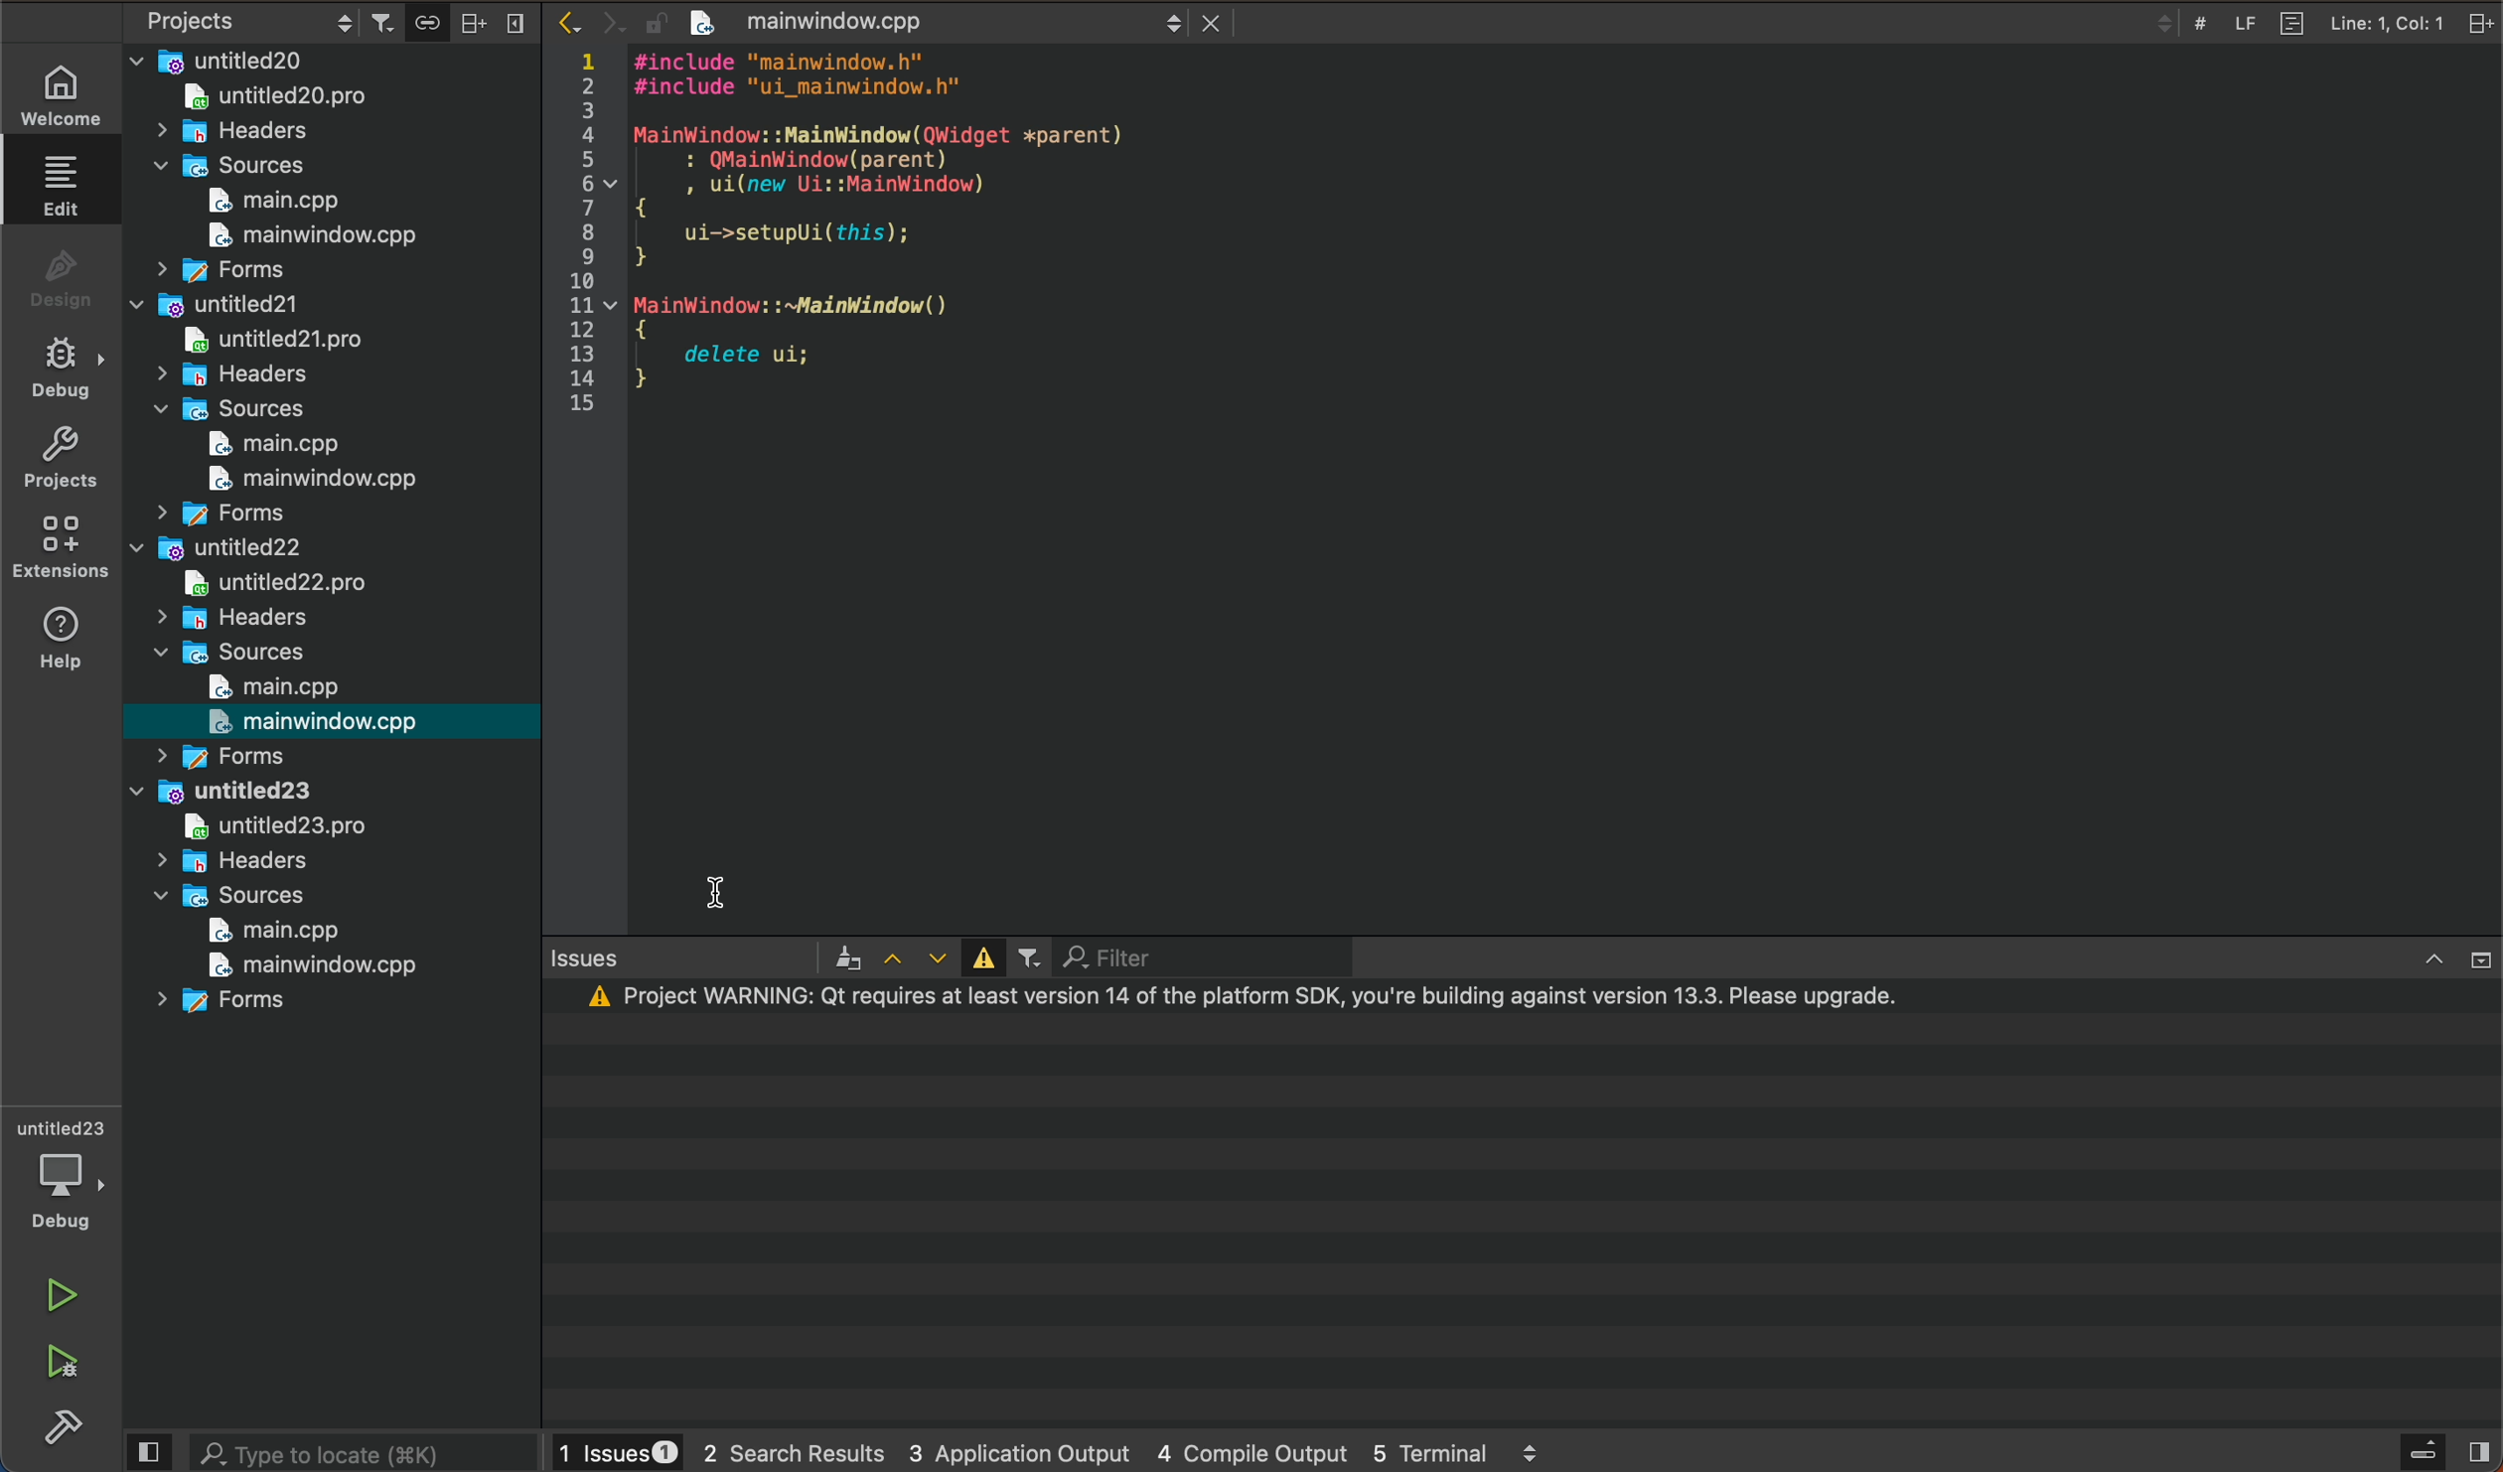  What do you see at coordinates (564, 22) in the screenshot?
I see `previous` at bounding box center [564, 22].